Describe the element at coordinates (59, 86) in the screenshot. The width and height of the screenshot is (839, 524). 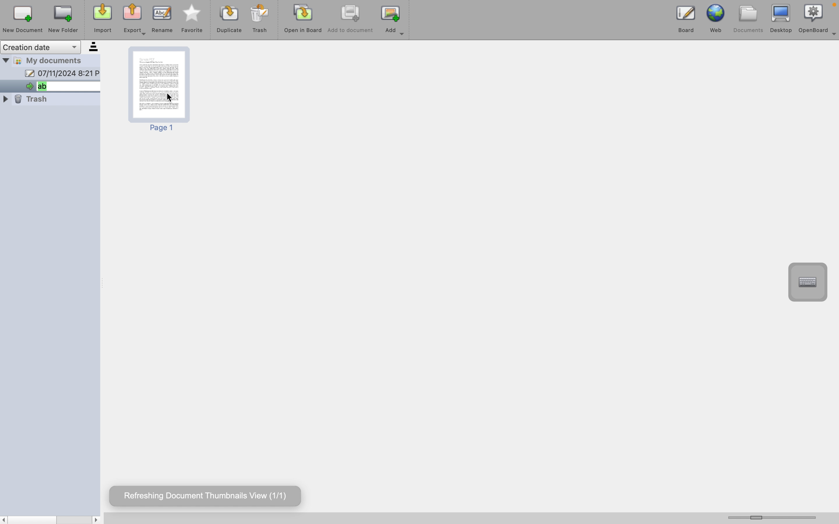
I see `open document` at that location.